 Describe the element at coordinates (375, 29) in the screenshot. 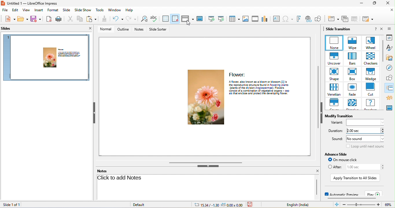

I see `help` at that location.